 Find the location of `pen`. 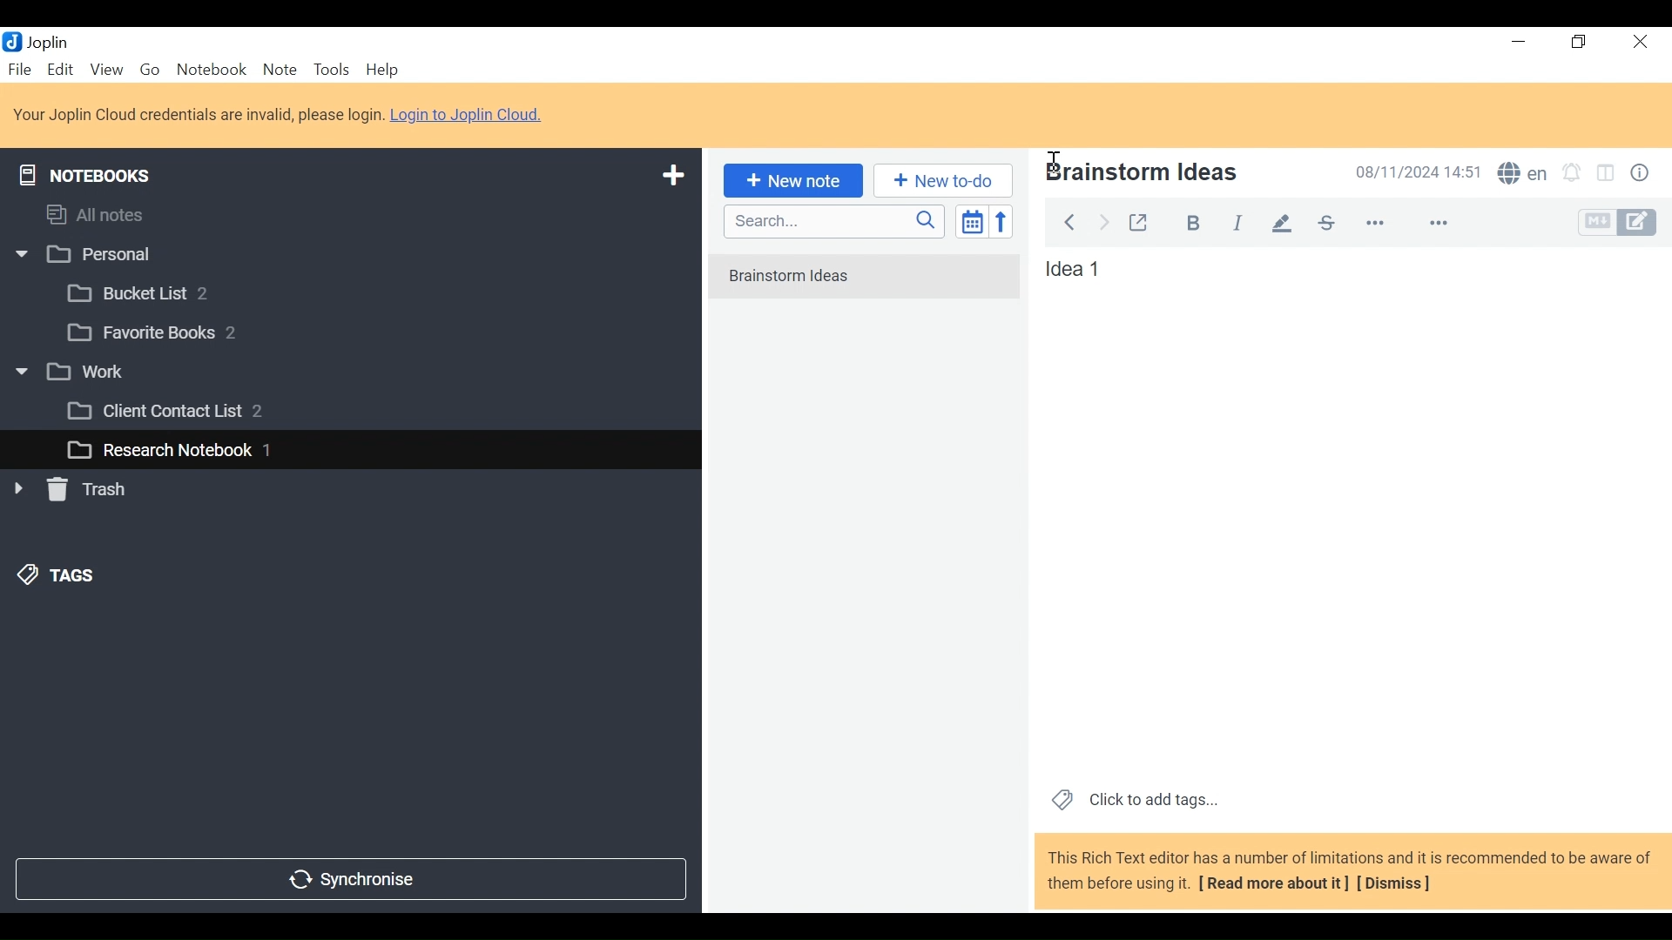

pen is located at coordinates (1282, 222).